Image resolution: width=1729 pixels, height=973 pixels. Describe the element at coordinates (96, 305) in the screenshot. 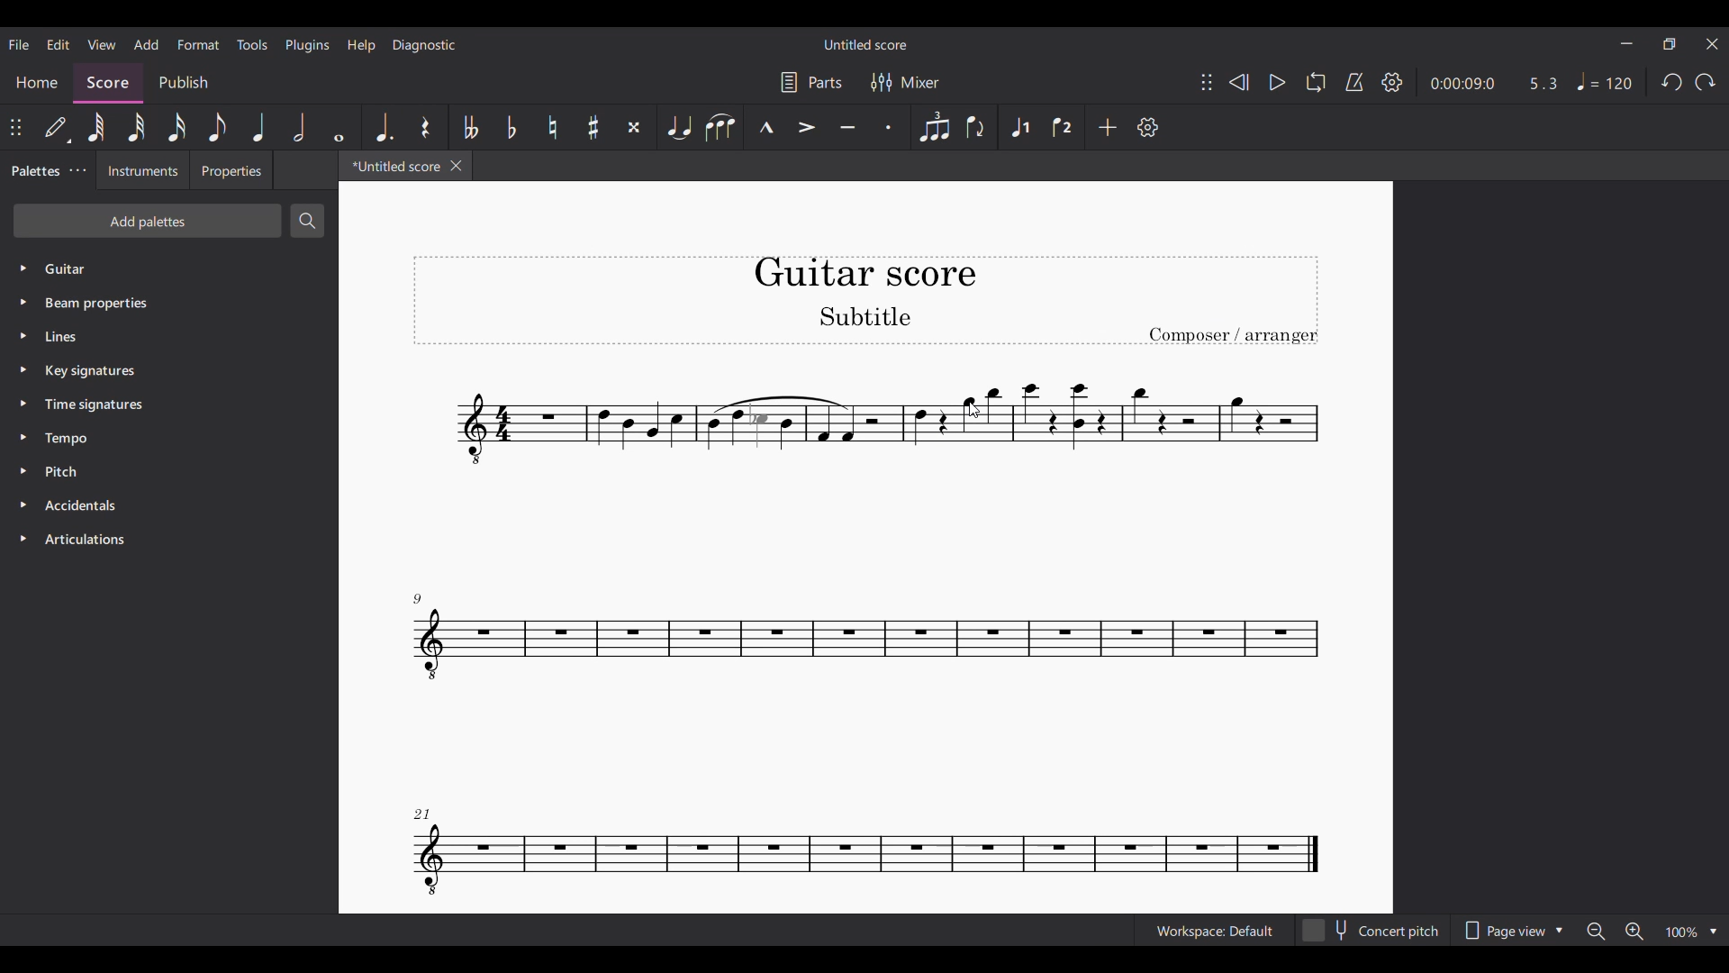

I see `Beam properties palette` at that location.